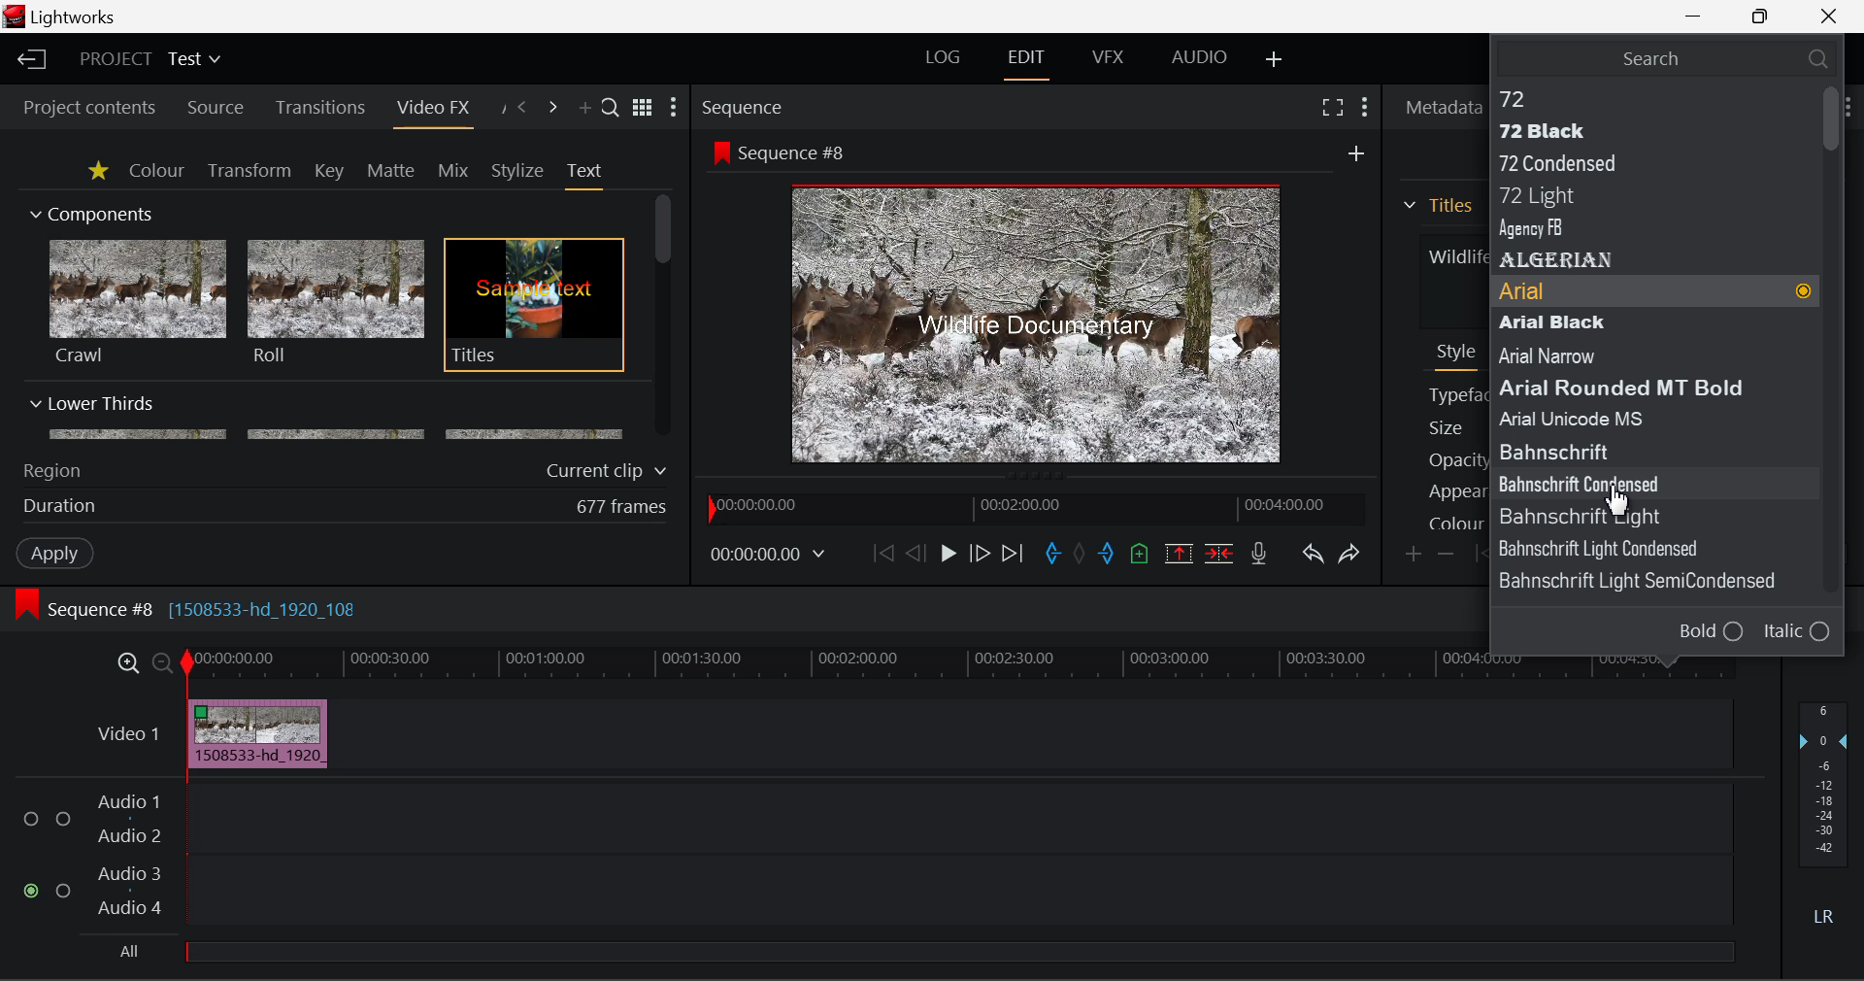 The image size is (1864, 981). Describe the element at coordinates (944, 56) in the screenshot. I see `LOG Layout` at that location.